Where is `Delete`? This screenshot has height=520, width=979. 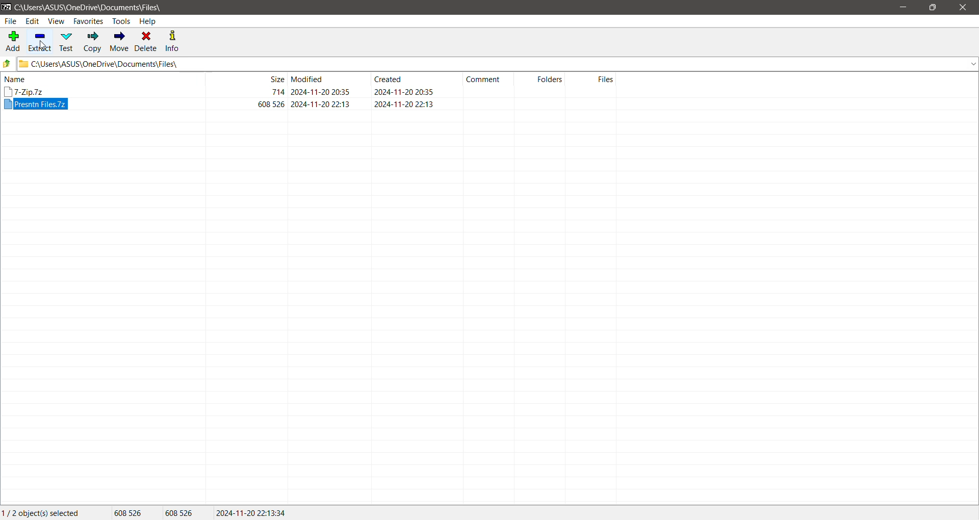 Delete is located at coordinates (147, 42).